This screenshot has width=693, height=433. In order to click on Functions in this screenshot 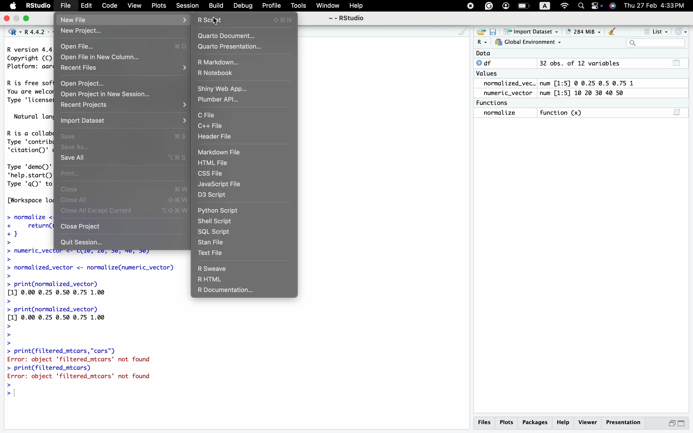, I will do `click(494, 102)`.